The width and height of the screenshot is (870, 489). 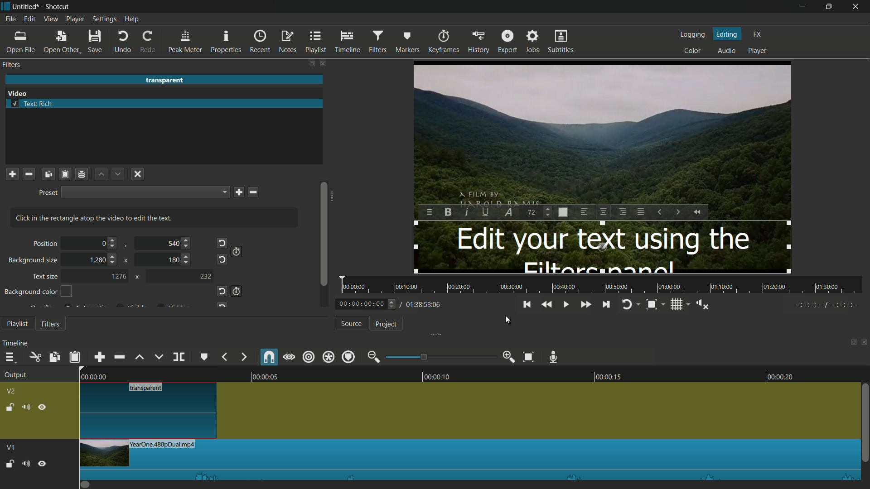 What do you see at coordinates (9, 406) in the screenshot?
I see `lock` at bounding box center [9, 406].